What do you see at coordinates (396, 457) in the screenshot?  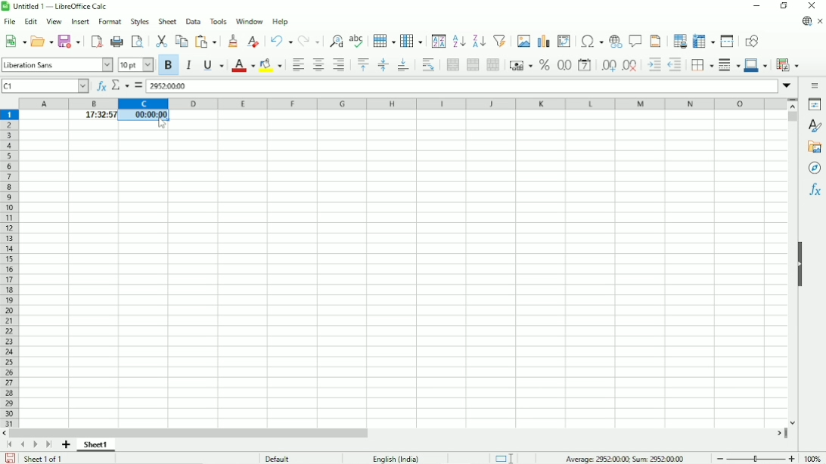 I see `English (India)` at bounding box center [396, 457].